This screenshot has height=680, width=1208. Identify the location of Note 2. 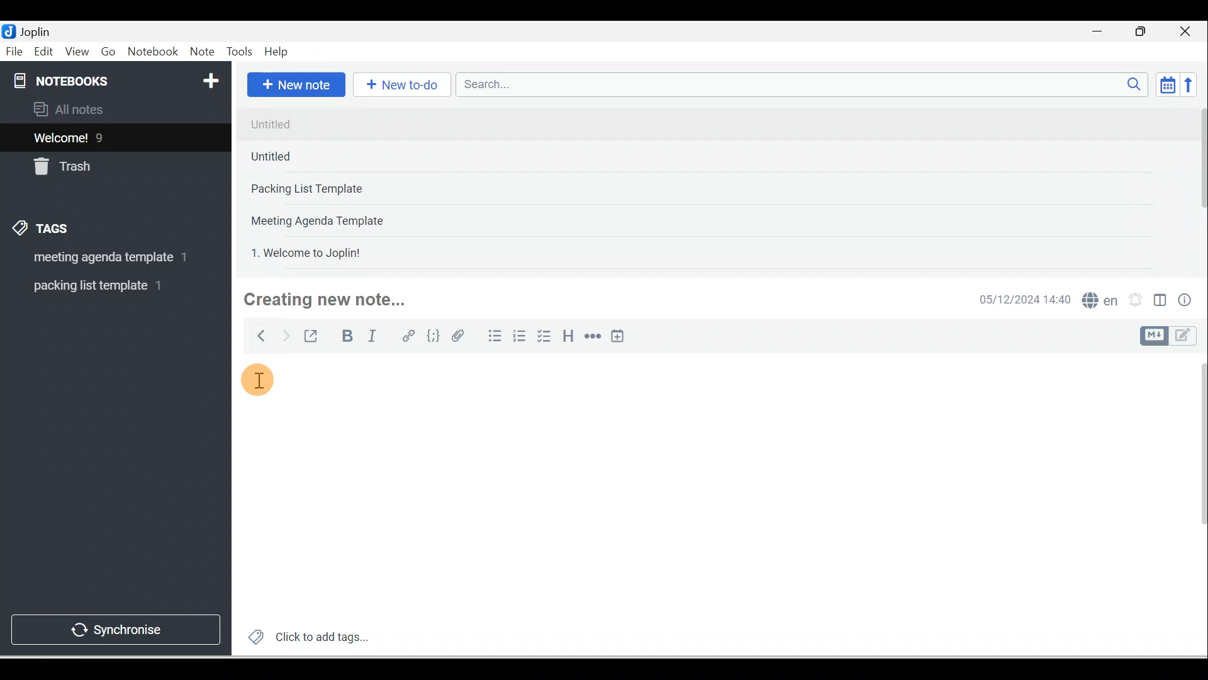
(333, 156).